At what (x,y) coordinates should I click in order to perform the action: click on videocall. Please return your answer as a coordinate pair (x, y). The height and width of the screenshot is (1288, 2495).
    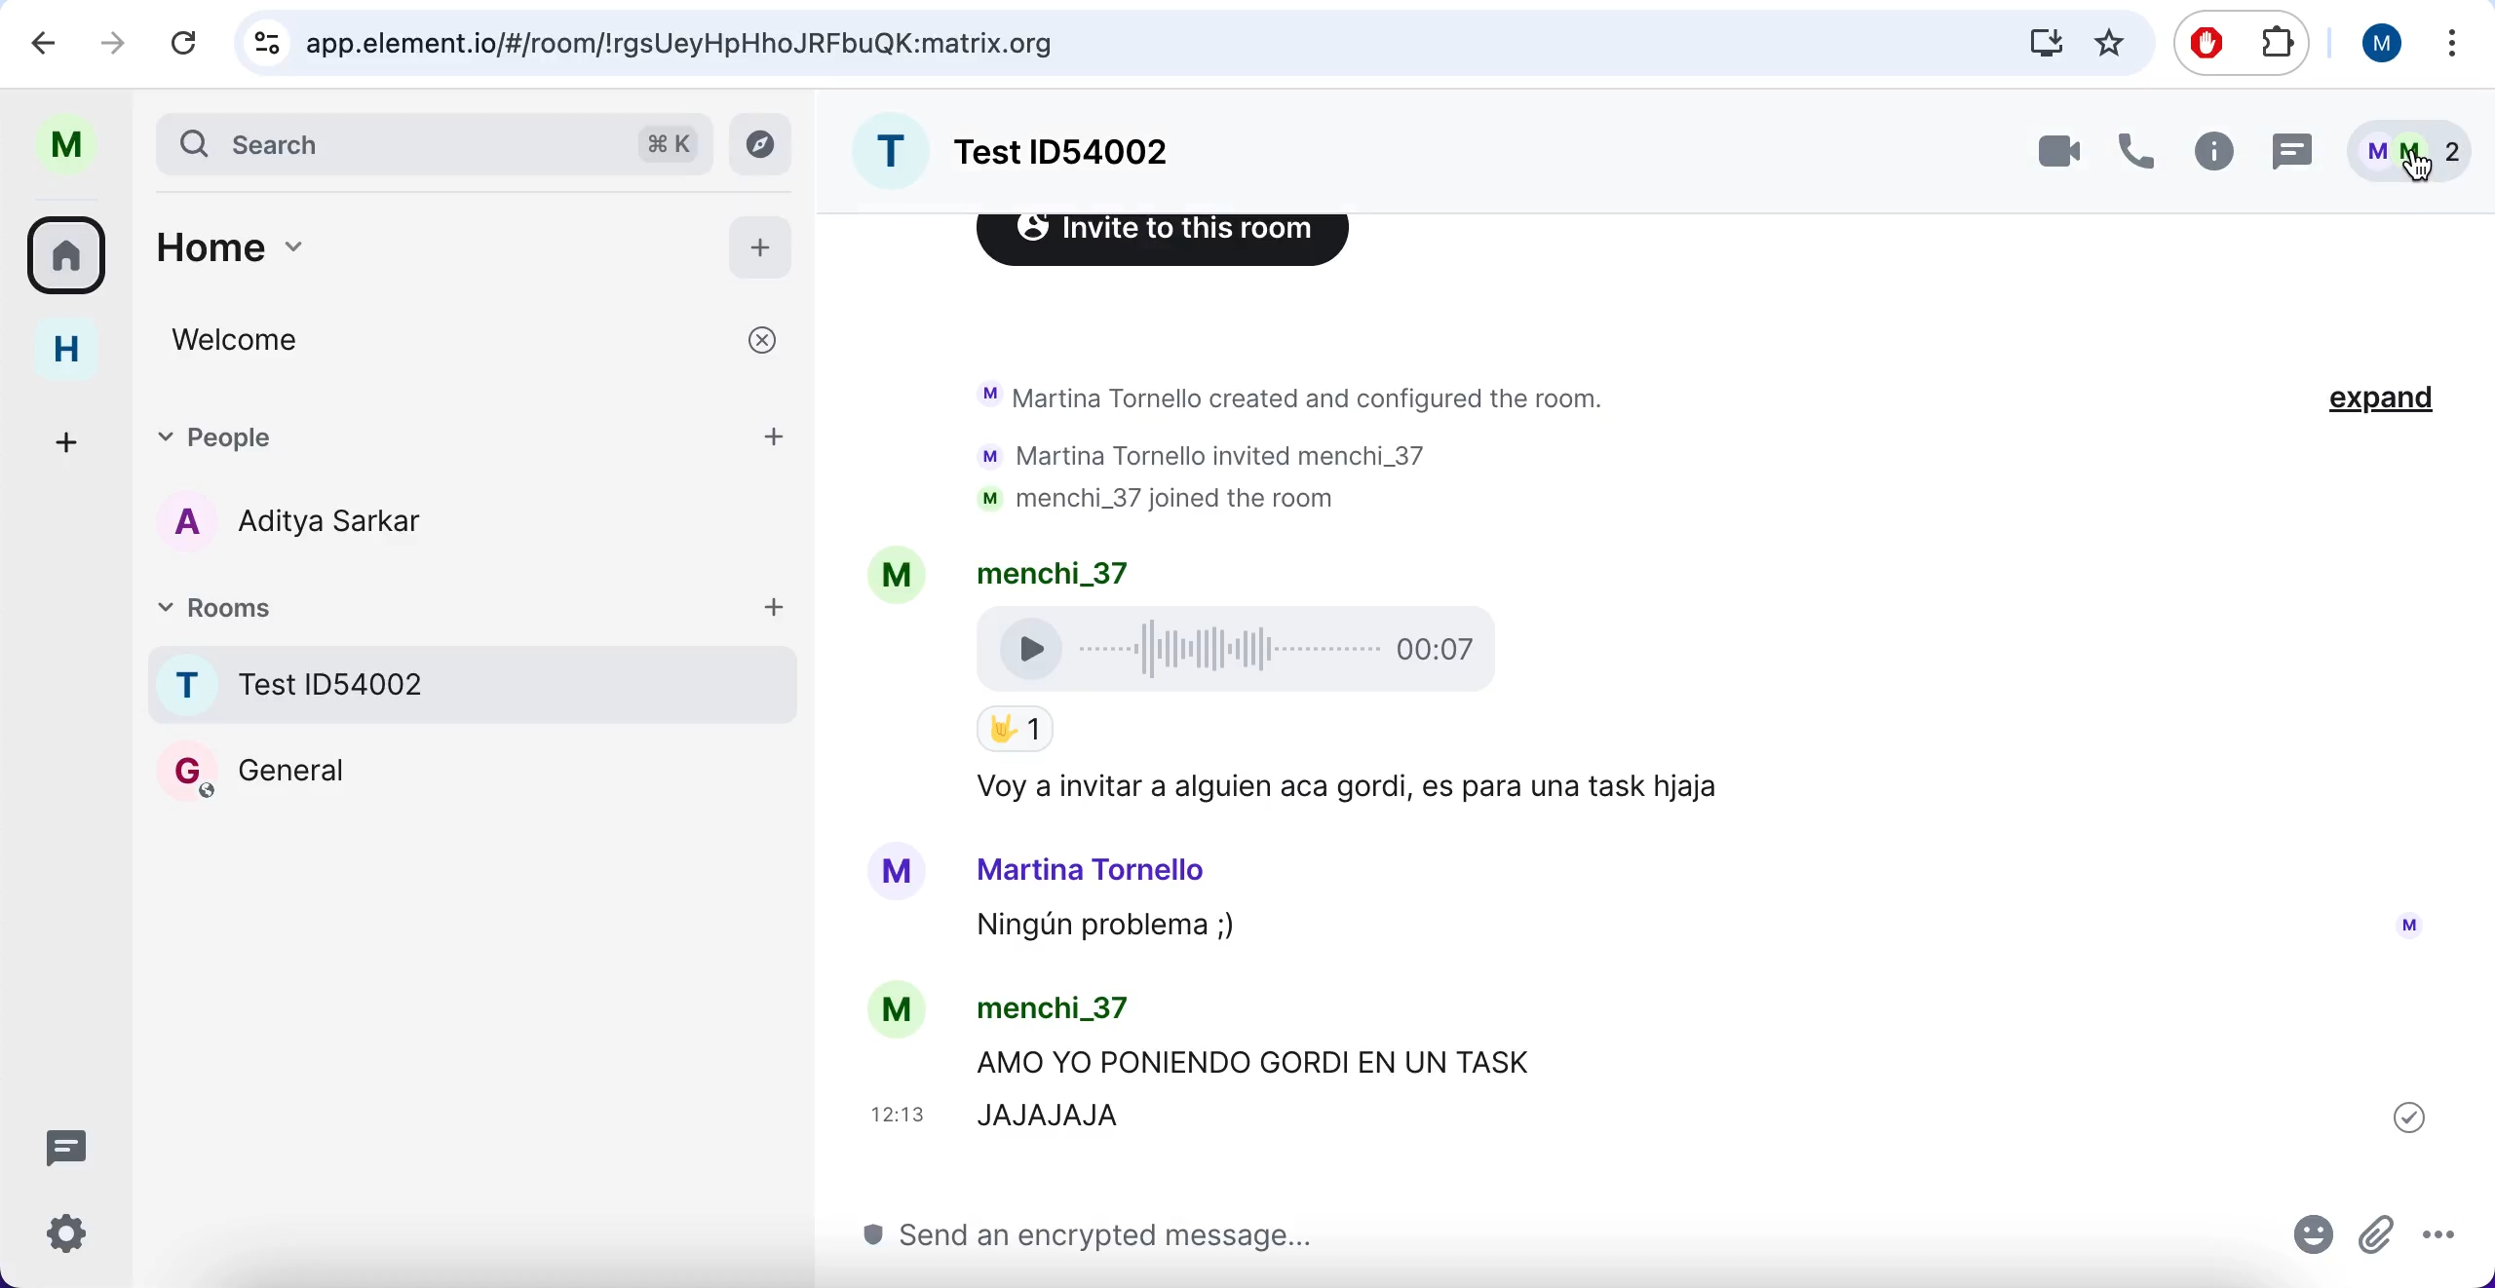
    Looking at the image, I should click on (2048, 155).